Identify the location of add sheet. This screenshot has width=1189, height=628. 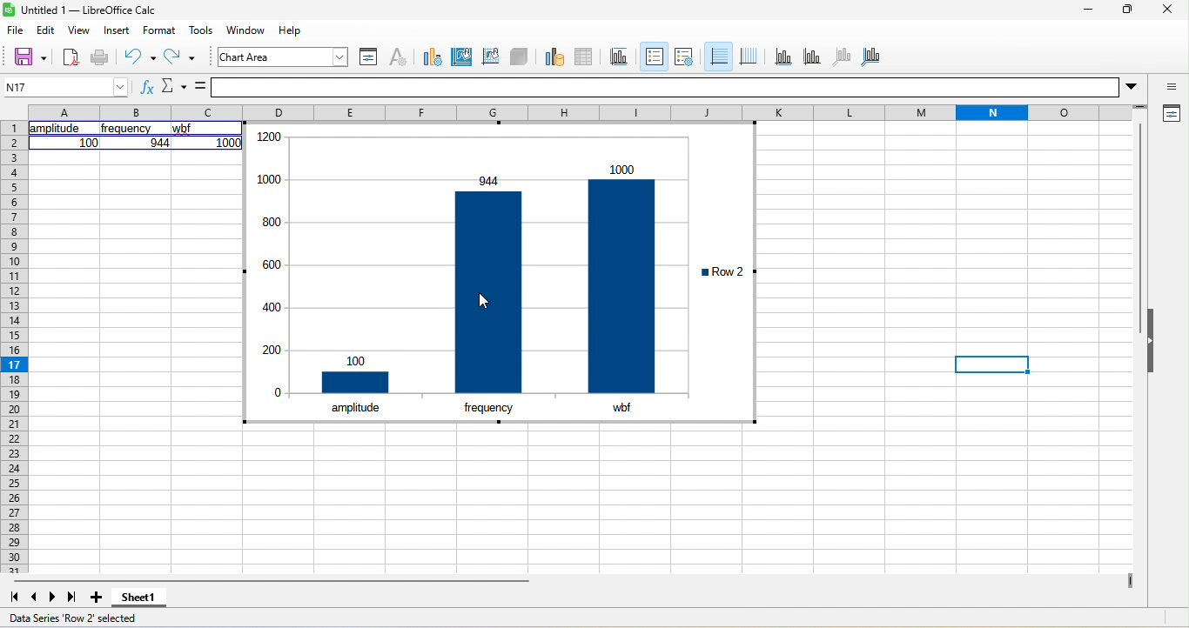
(98, 600).